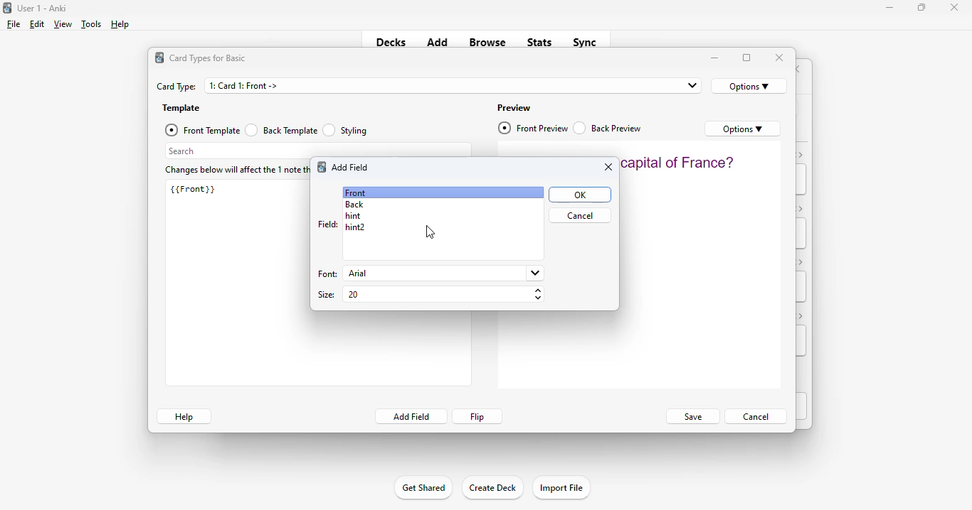 This screenshot has height=510, width=972. Describe the element at coordinates (492, 487) in the screenshot. I see `create deck` at that location.